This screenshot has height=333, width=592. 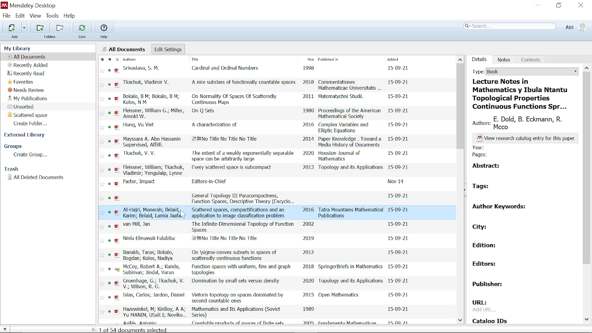 I want to click on 1998, so click(x=310, y=68).